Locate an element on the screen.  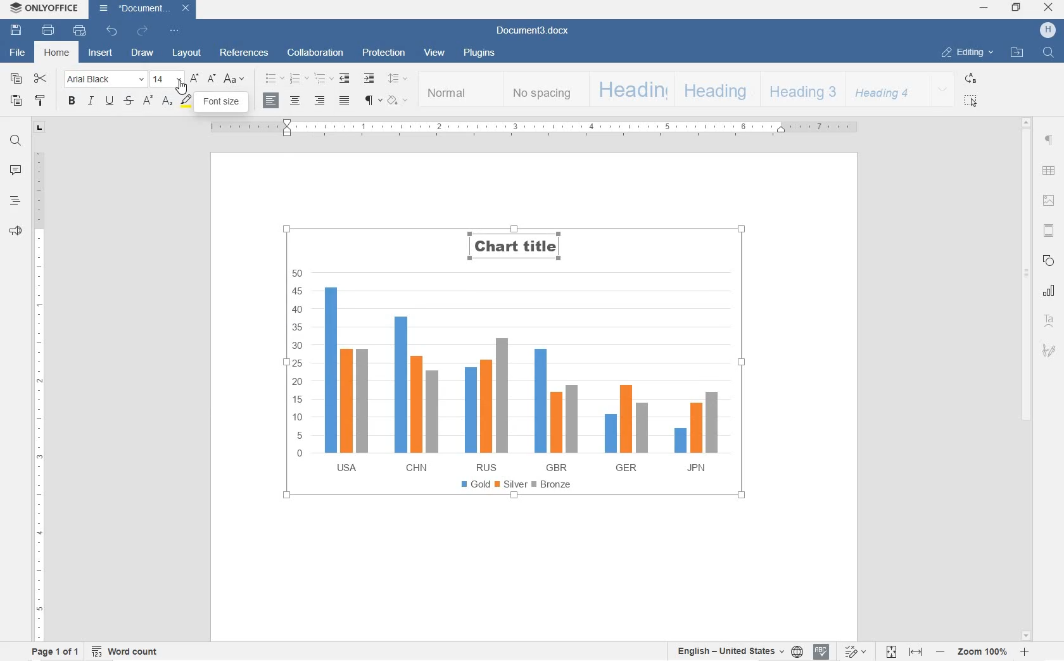
WORD COUNT is located at coordinates (128, 652).